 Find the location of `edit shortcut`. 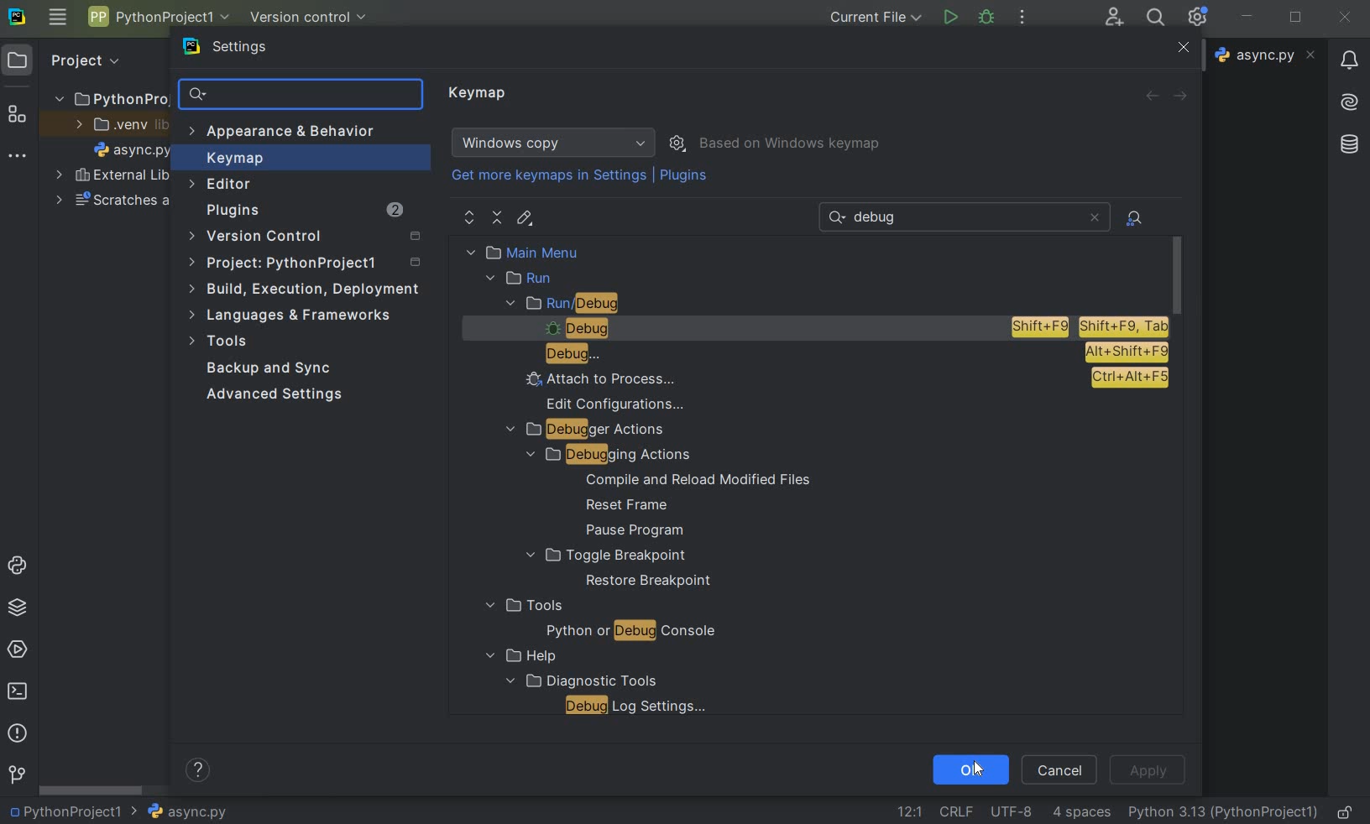

edit shortcut is located at coordinates (524, 218).